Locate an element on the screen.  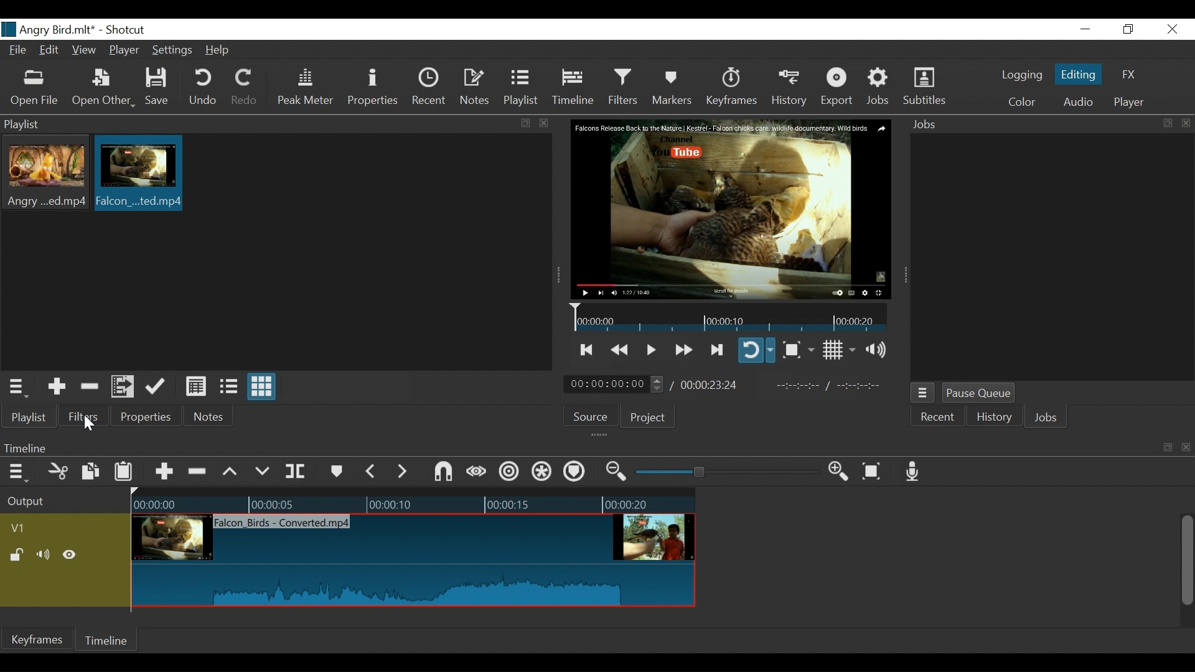
Remove cut is located at coordinates (199, 472).